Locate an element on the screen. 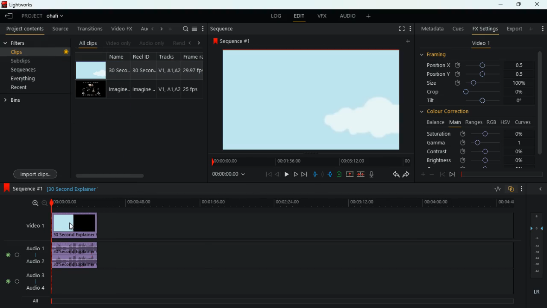 The image size is (547, 308). fx settings is located at coordinates (484, 29).